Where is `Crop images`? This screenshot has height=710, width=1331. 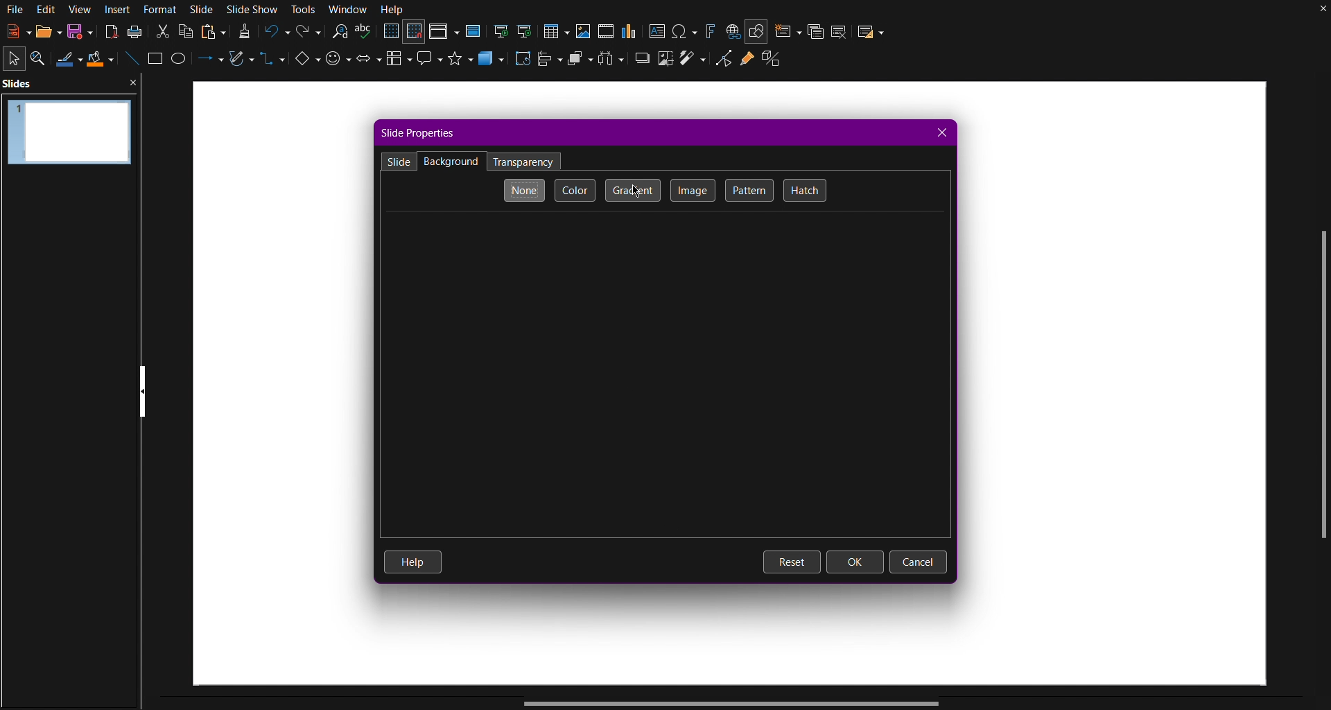 Crop images is located at coordinates (665, 63).